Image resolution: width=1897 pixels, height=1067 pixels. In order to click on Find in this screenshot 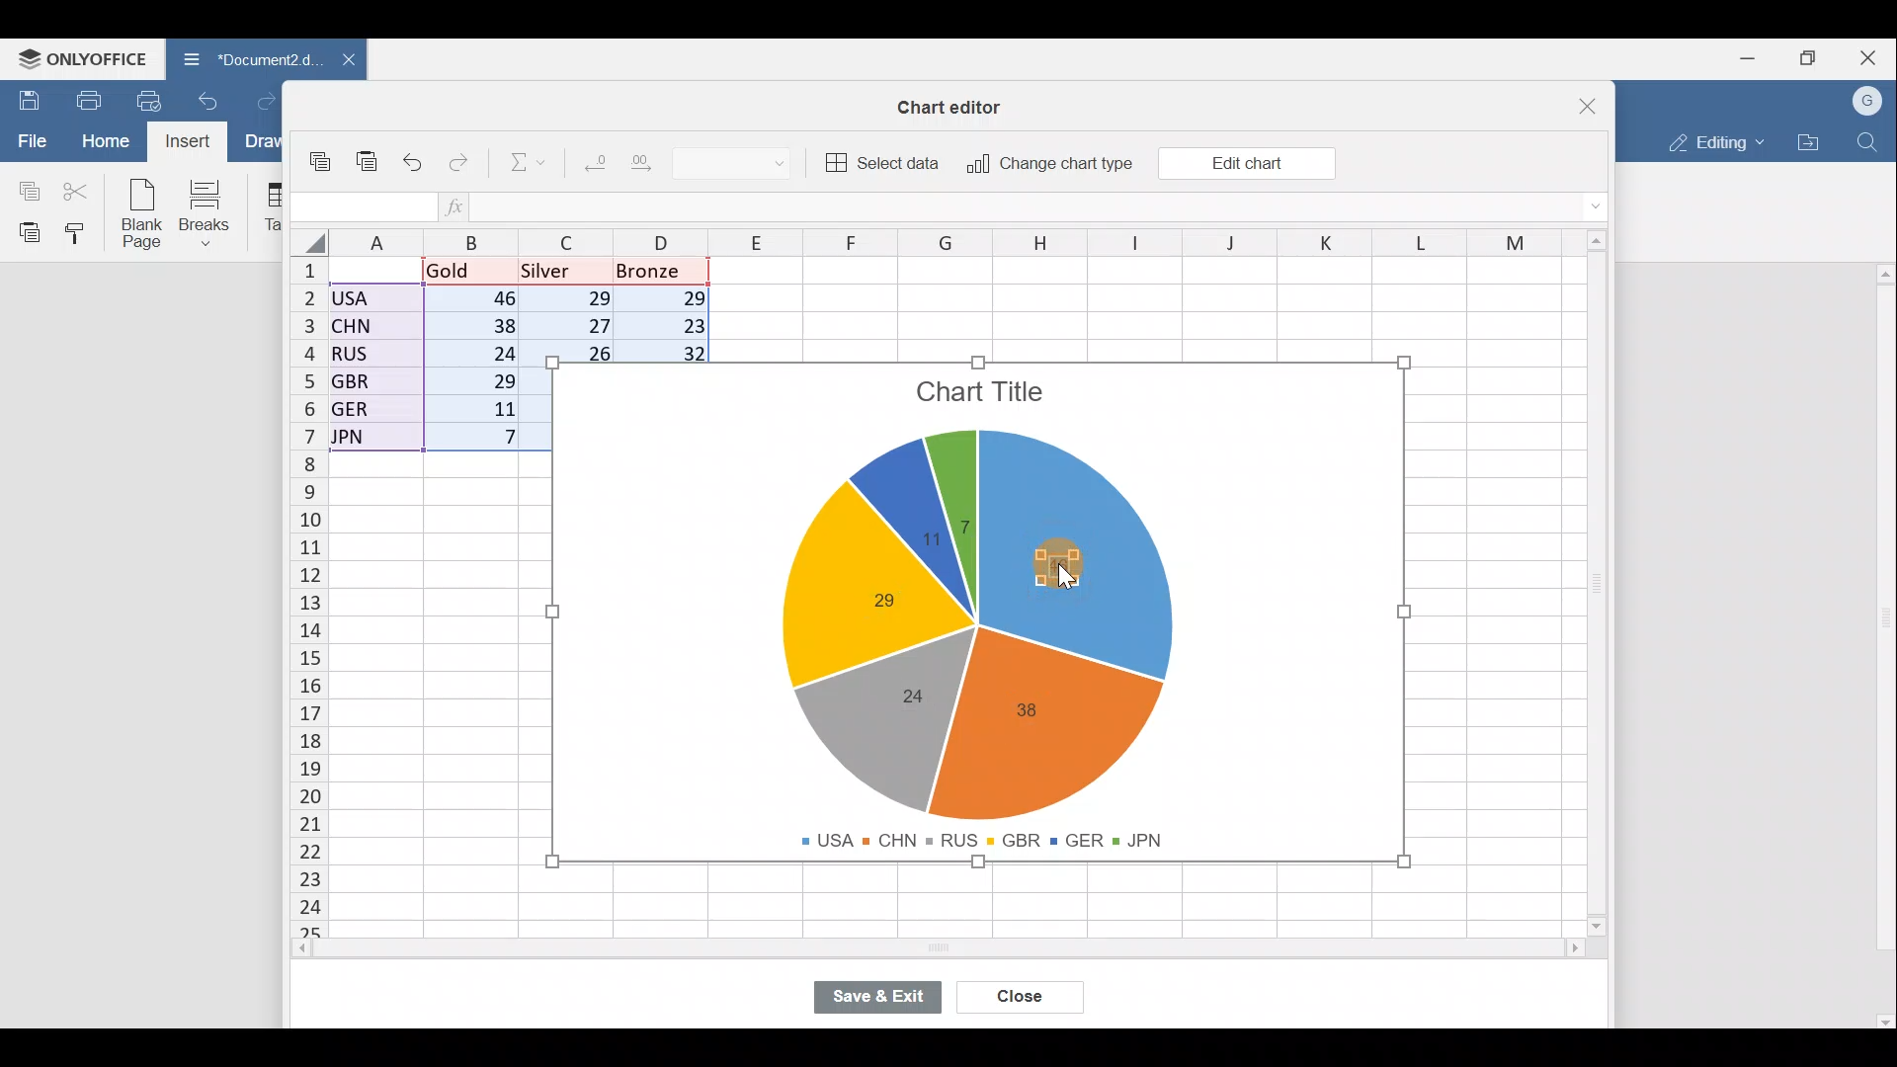, I will do `click(1871, 138)`.